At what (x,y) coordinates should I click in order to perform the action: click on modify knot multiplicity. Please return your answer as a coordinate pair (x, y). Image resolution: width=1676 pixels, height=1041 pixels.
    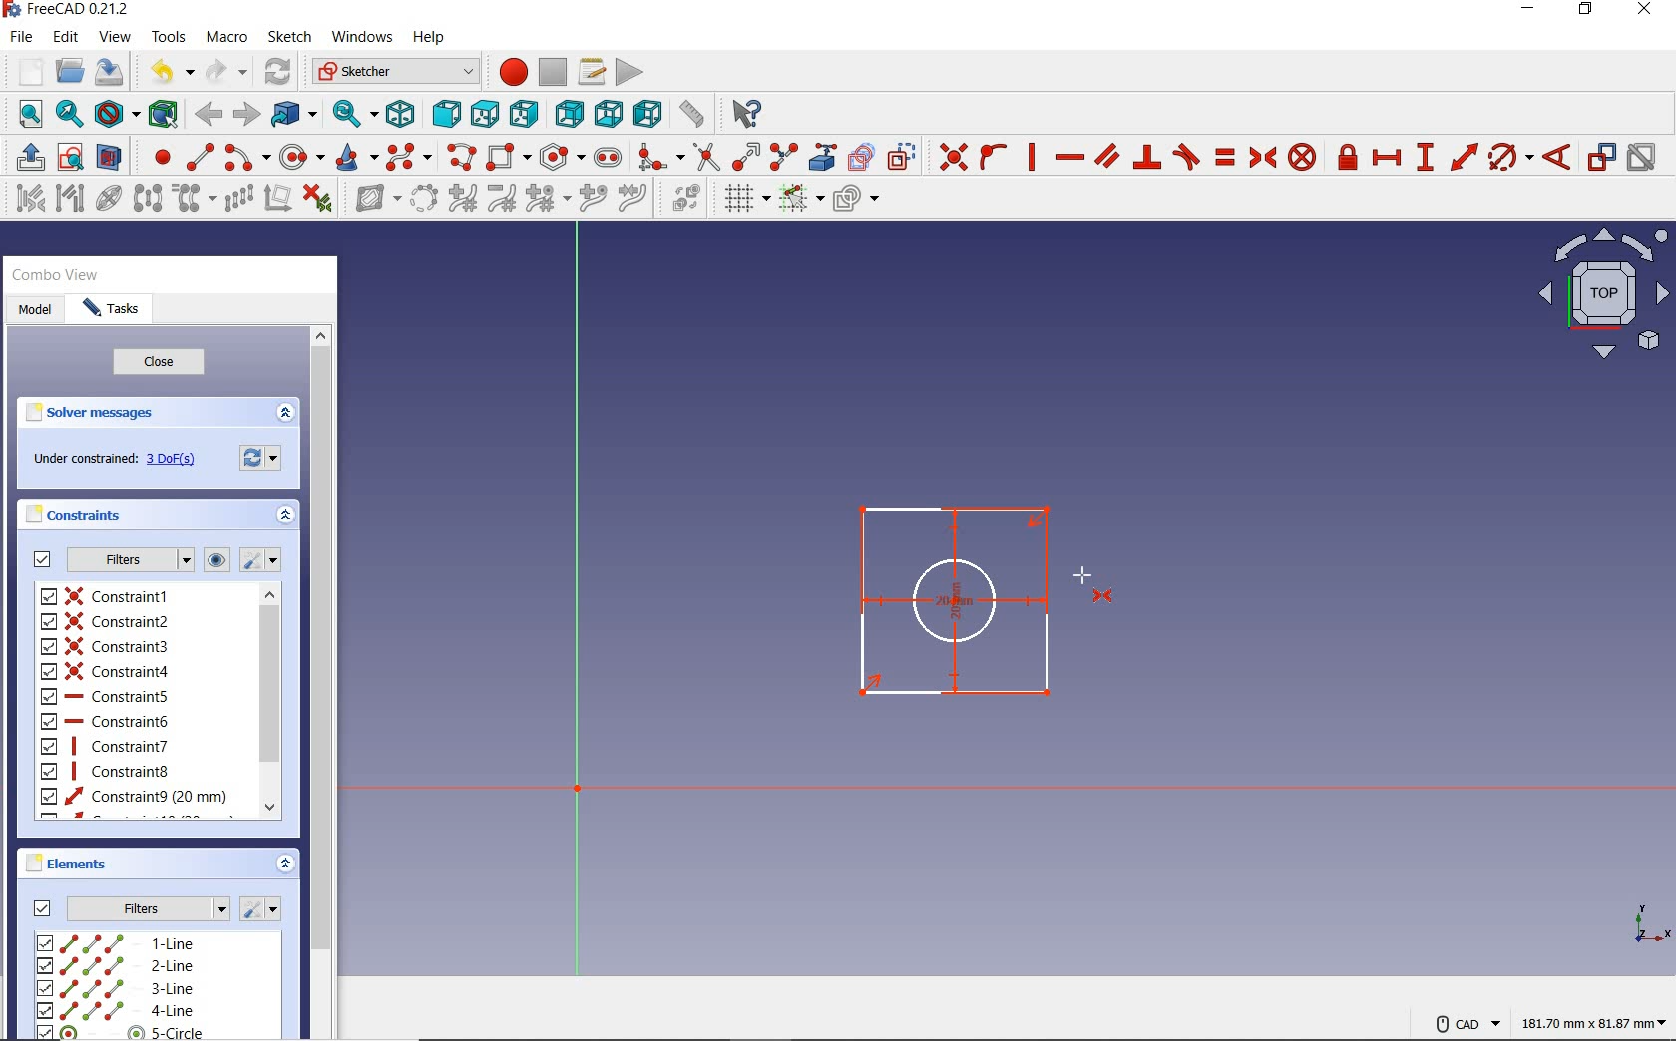
    Looking at the image, I should click on (548, 200).